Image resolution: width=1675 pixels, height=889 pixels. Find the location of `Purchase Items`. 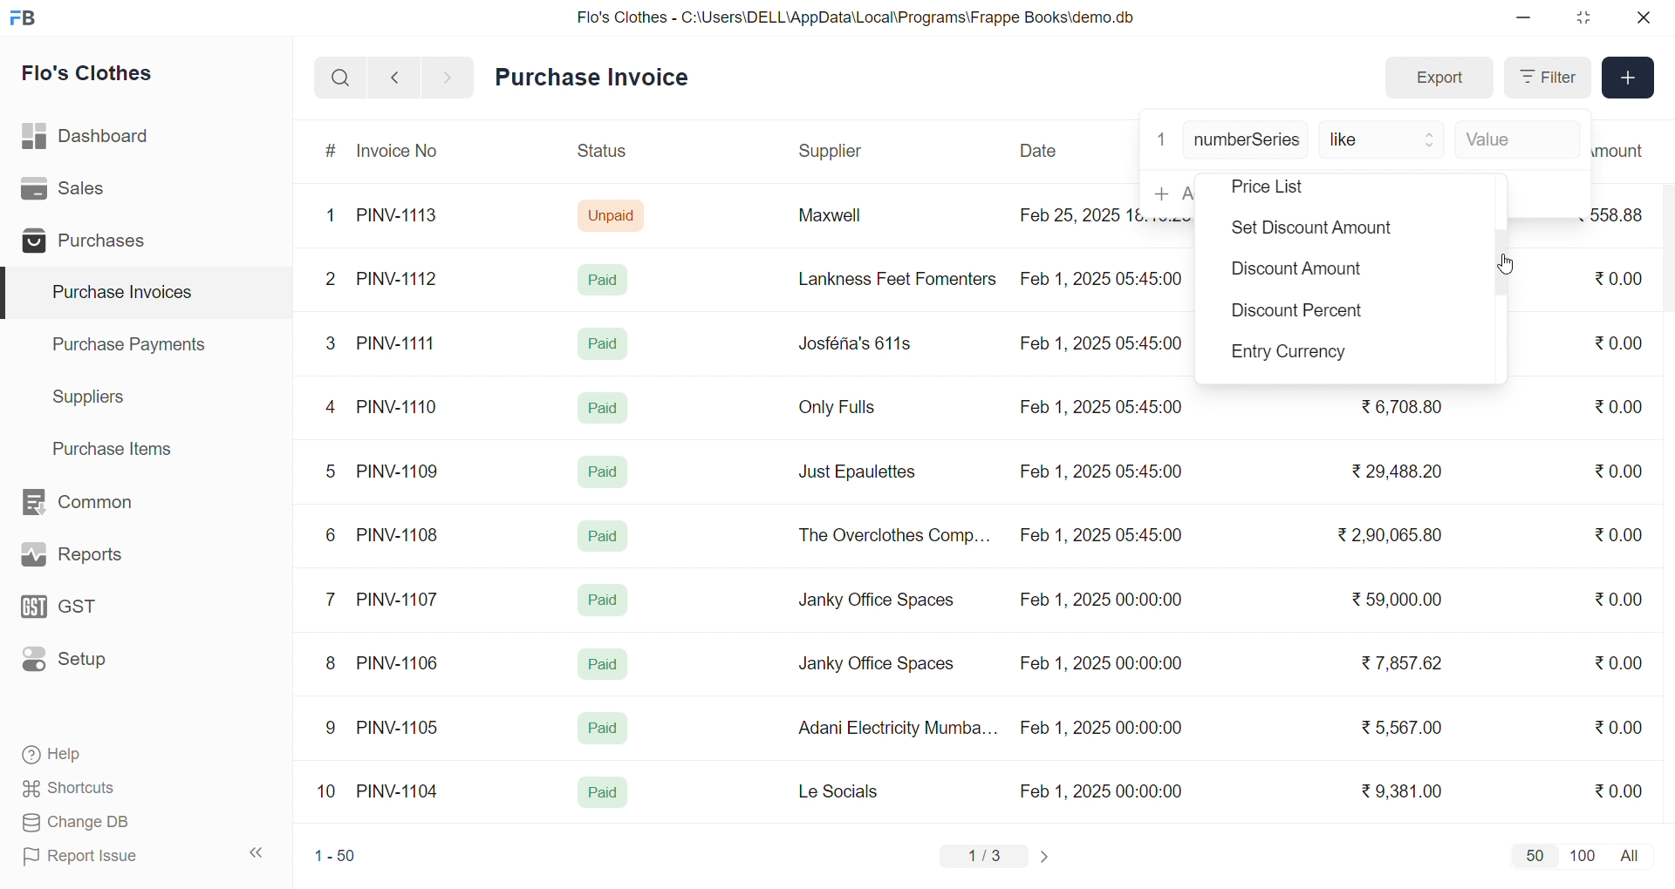

Purchase Items is located at coordinates (119, 446).